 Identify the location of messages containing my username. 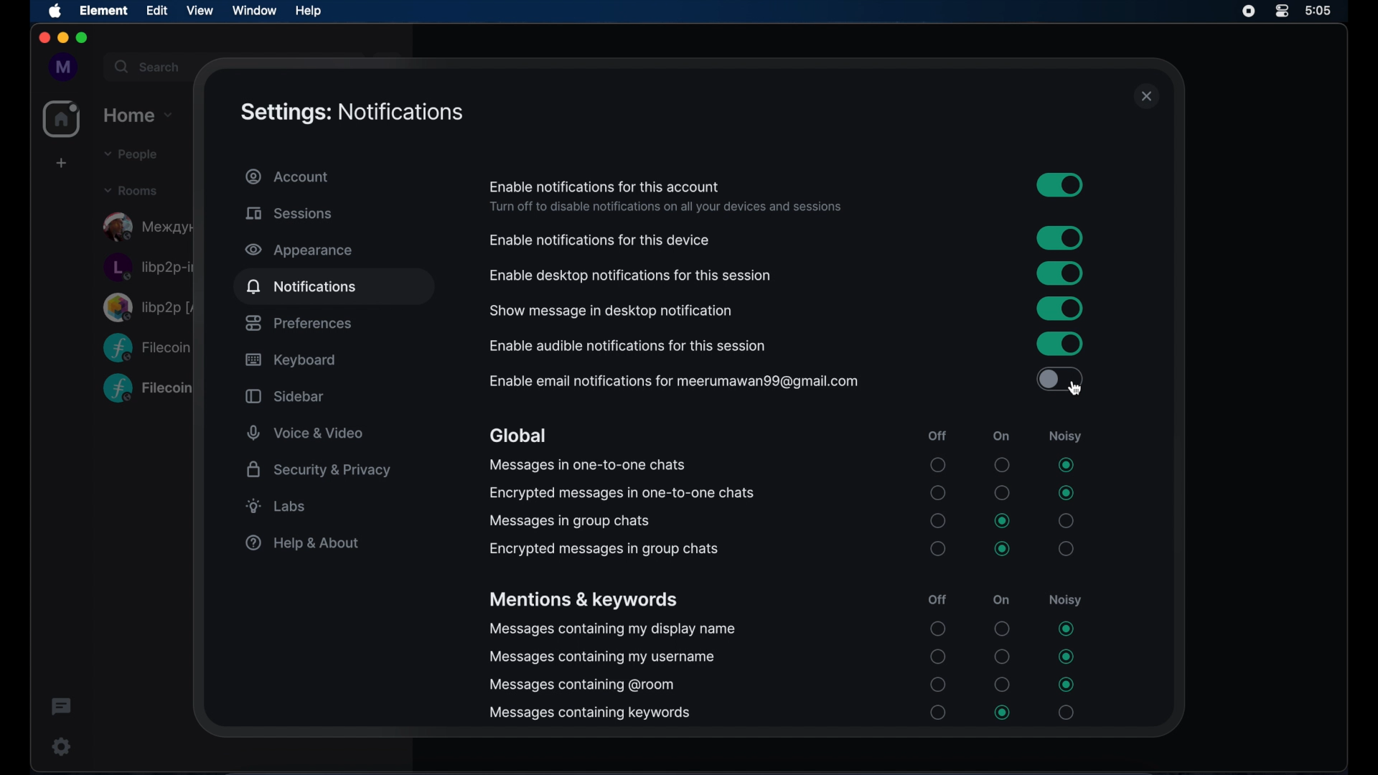
(603, 658).